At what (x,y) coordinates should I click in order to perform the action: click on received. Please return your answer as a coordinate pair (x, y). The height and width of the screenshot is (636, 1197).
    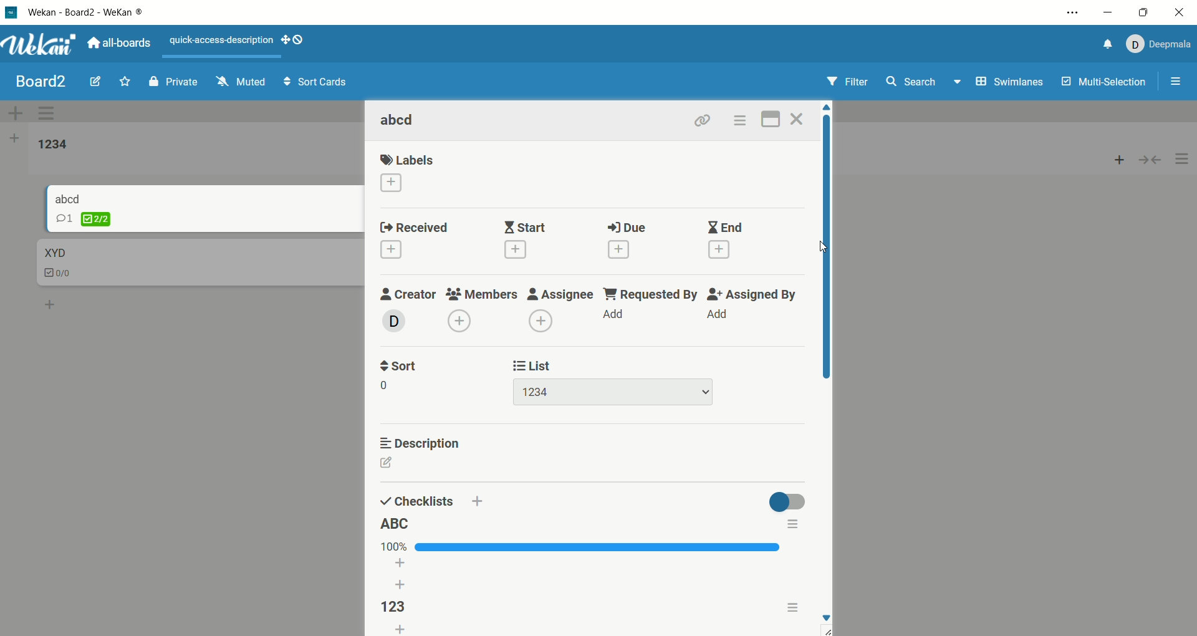
    Looking at the image, I should click on (413, 228).